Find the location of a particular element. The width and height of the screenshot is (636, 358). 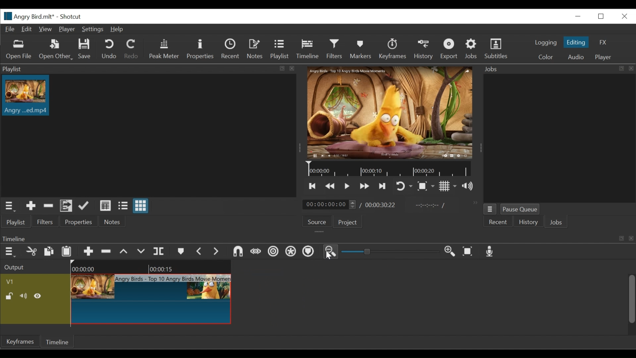

Play backward quickly is located at coordinates (330, 187).